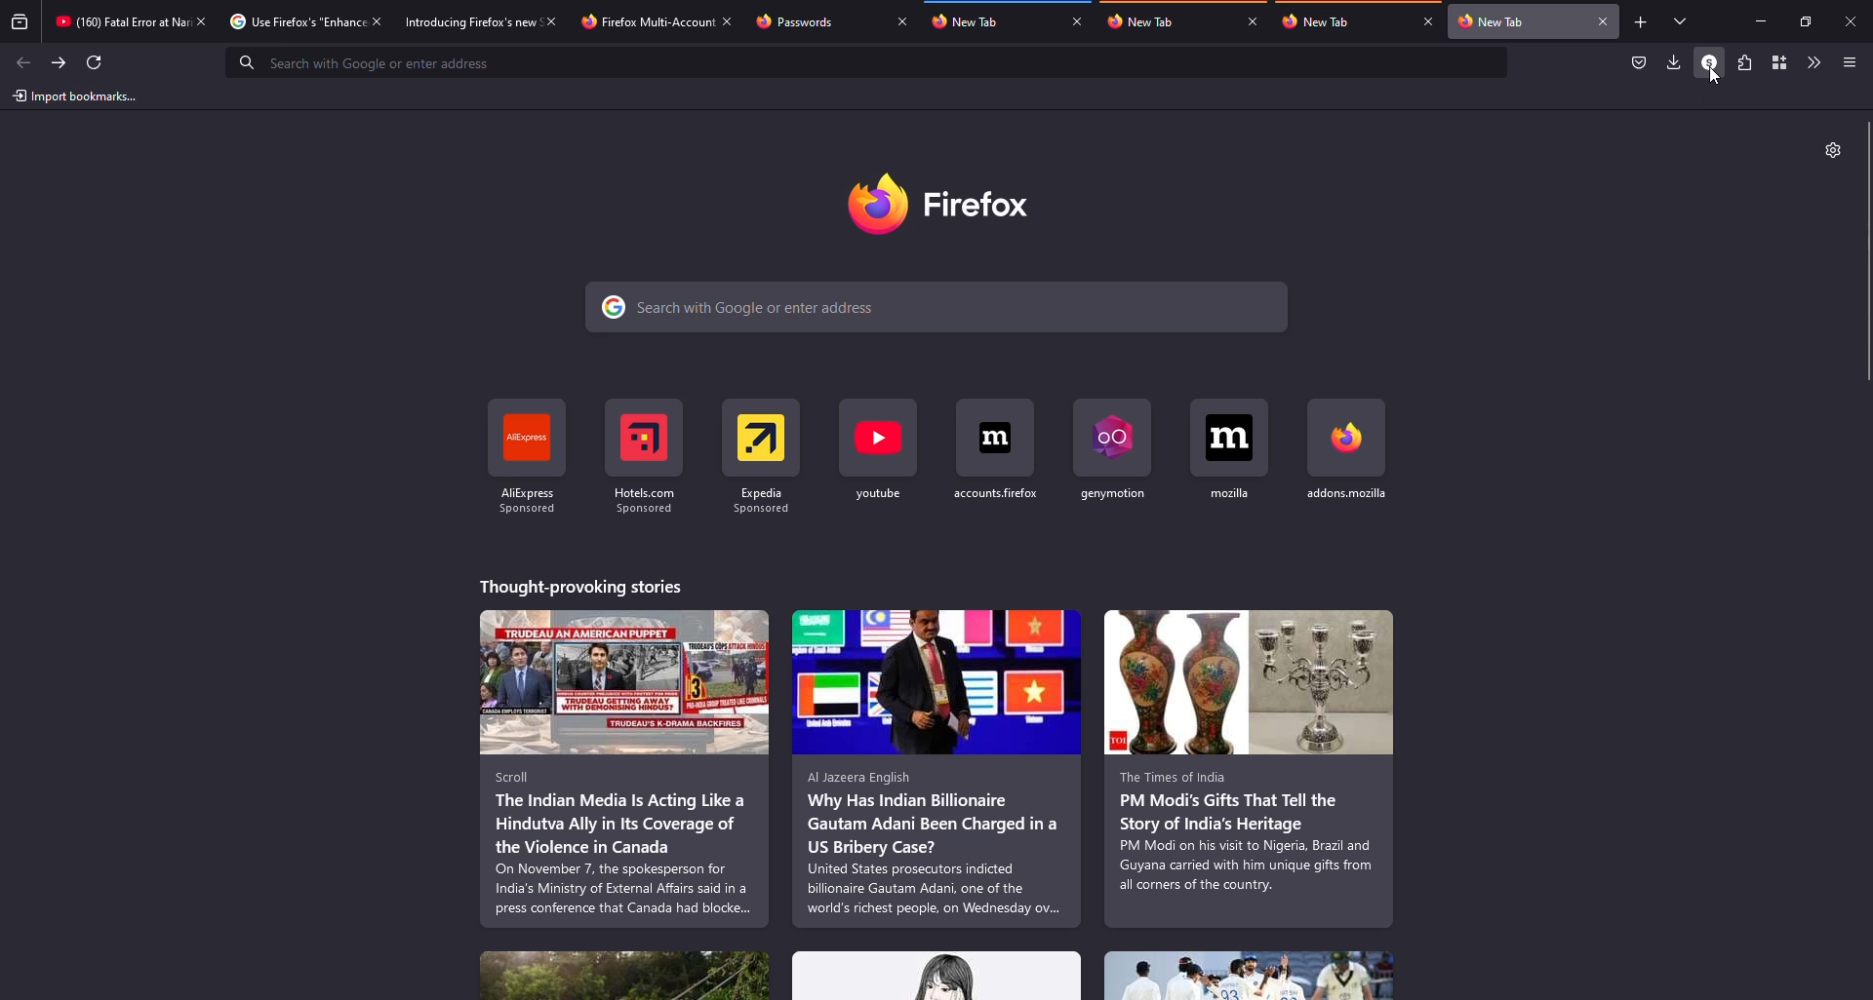  What do you see at coordinates (1715, 79) in the screenshot?
I see `cursor` at bounding box center [1715, 79].